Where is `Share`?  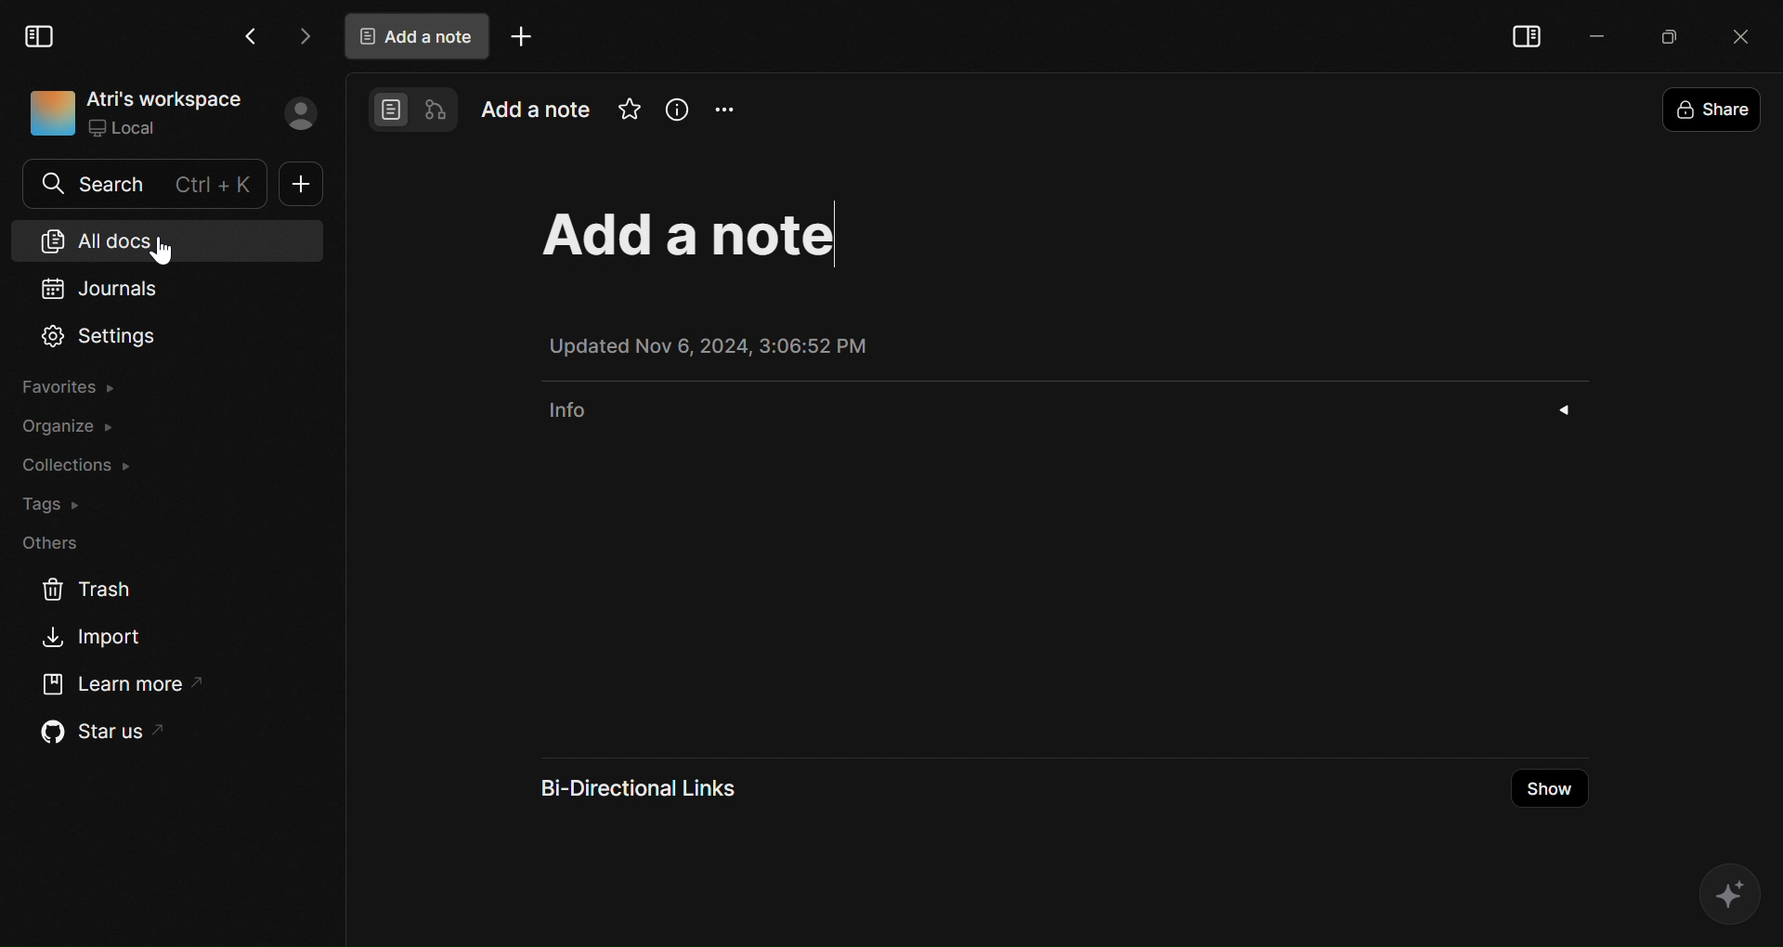 Share is located at coordinates (1711, 110).